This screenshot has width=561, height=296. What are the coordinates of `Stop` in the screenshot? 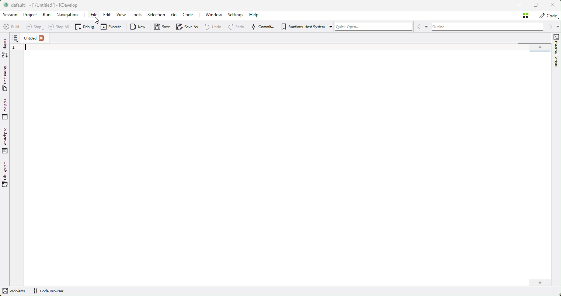 It's located at (37, 27).